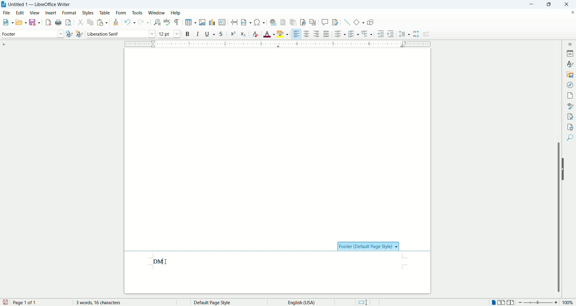 Image resolution: width=576 pixels, height=306 pixels. I want to click on line spacing, so click(404, 34).